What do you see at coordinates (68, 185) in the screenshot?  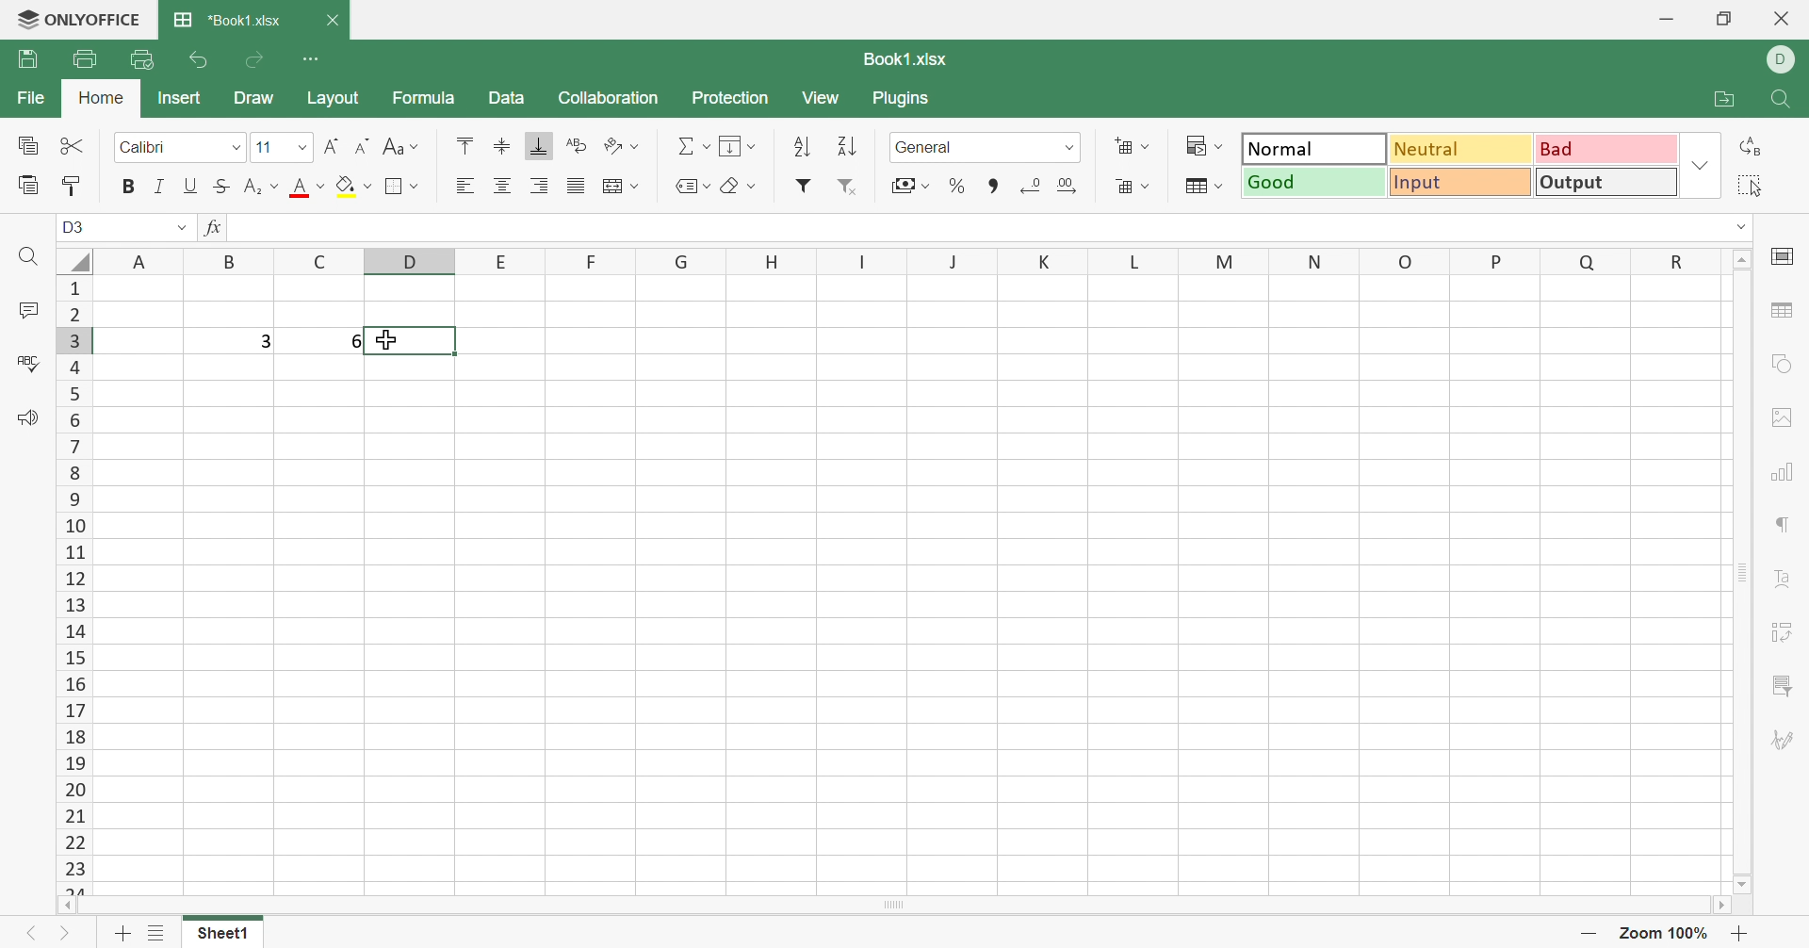 I see `Copy style` at bounding box center [68, 185].